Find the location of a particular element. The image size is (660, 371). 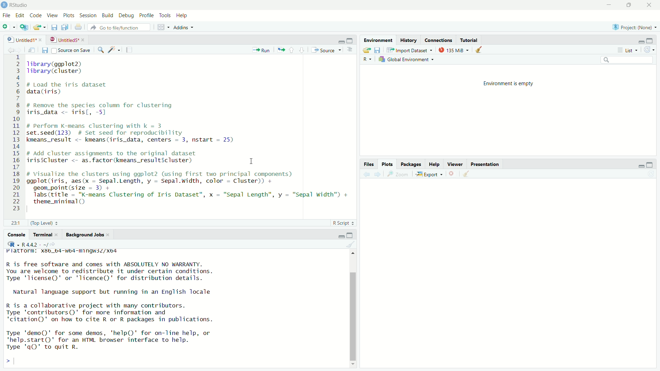

R is a collaborative project with many contributors.
Type 'contributors()' for more information and
"citation()' on how to cite R or R packages in publications. is located at coordinates (122, 313).